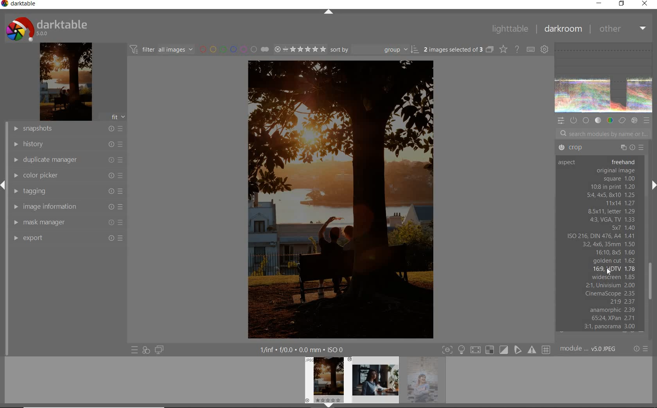  Describe the element at coordinates (603, 79) in the screenshot. I see `waveform` at that location.